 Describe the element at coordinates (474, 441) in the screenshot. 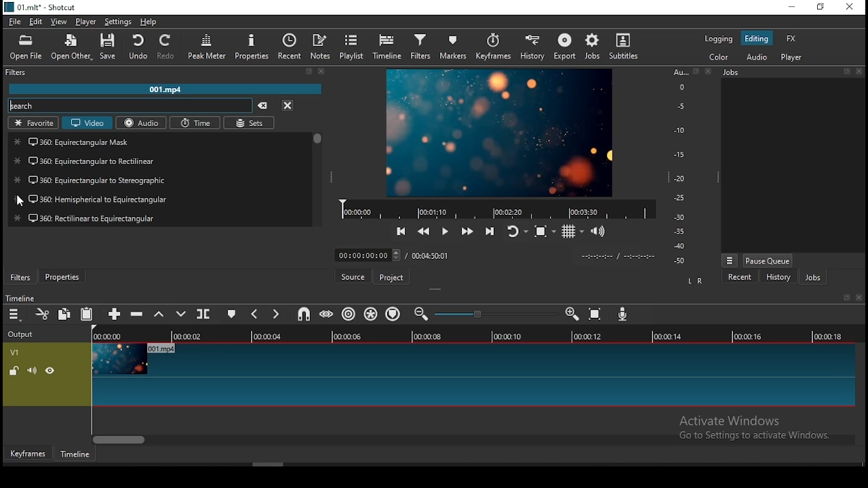

I see `scroll bar` at that location.